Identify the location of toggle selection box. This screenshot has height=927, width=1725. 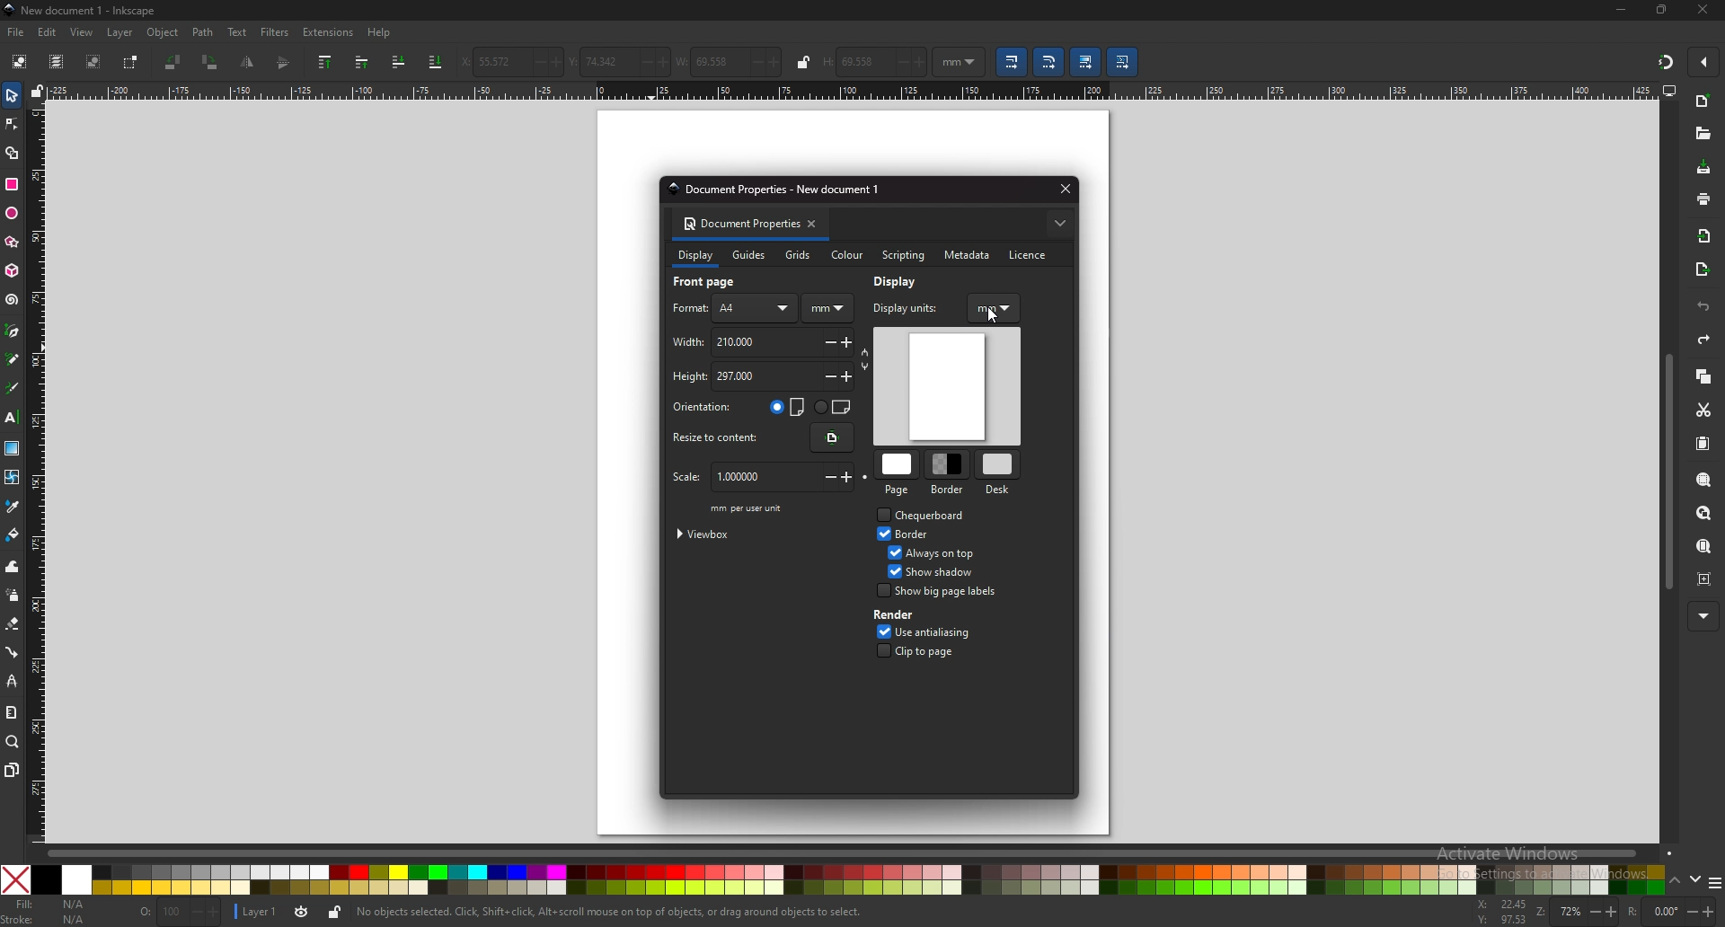
(131, 61).